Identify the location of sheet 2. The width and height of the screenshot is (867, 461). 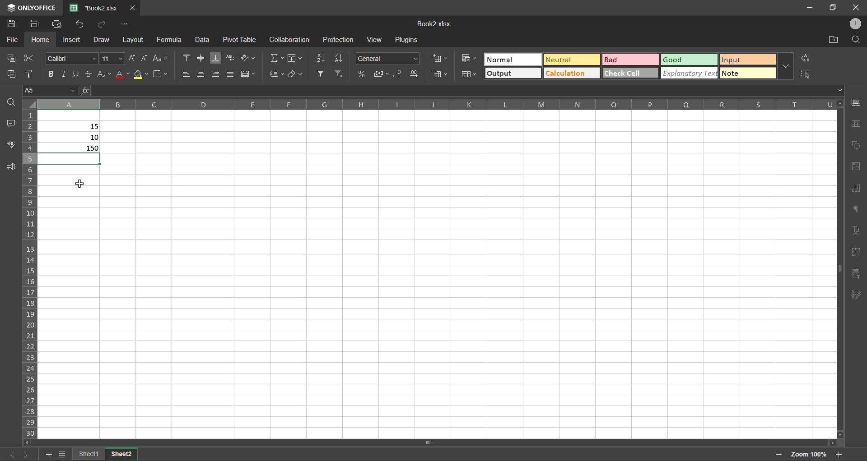
(122, 454).